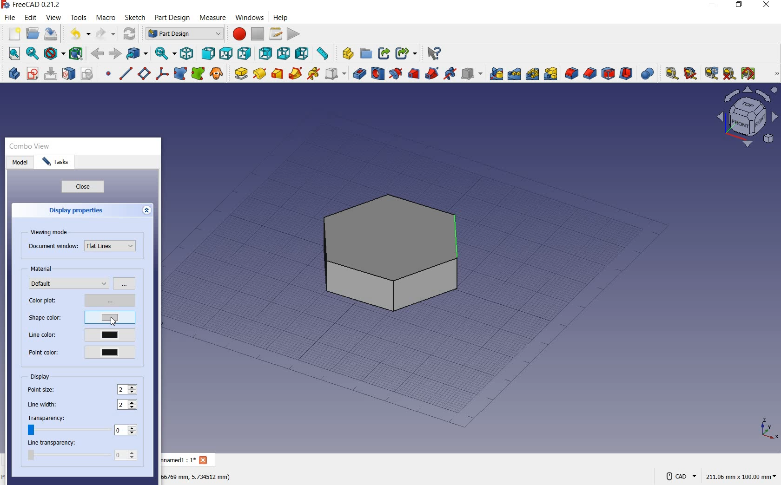  Describe the element at coordinates (109, 300) in the screenshot. I see `options` at that location.